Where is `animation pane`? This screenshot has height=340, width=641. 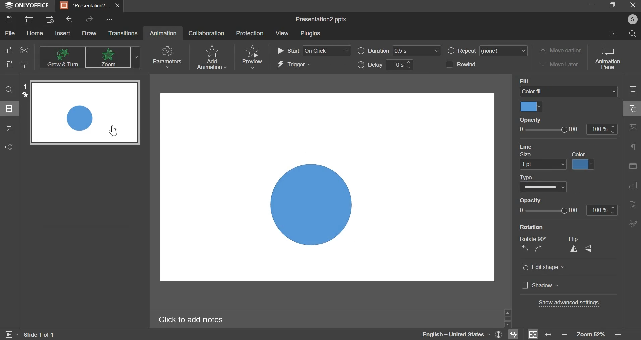
animation pane is located at coordinates (608, 59).